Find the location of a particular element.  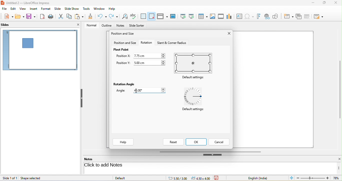

hide is located at coordinates (81, 98).